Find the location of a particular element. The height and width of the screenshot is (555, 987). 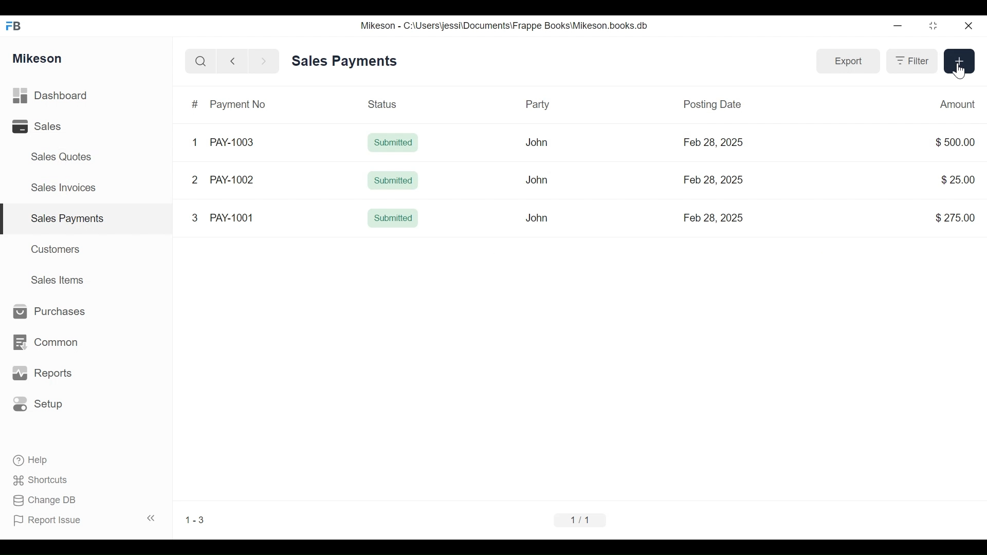

Setup is located at coordinates (41, 404).